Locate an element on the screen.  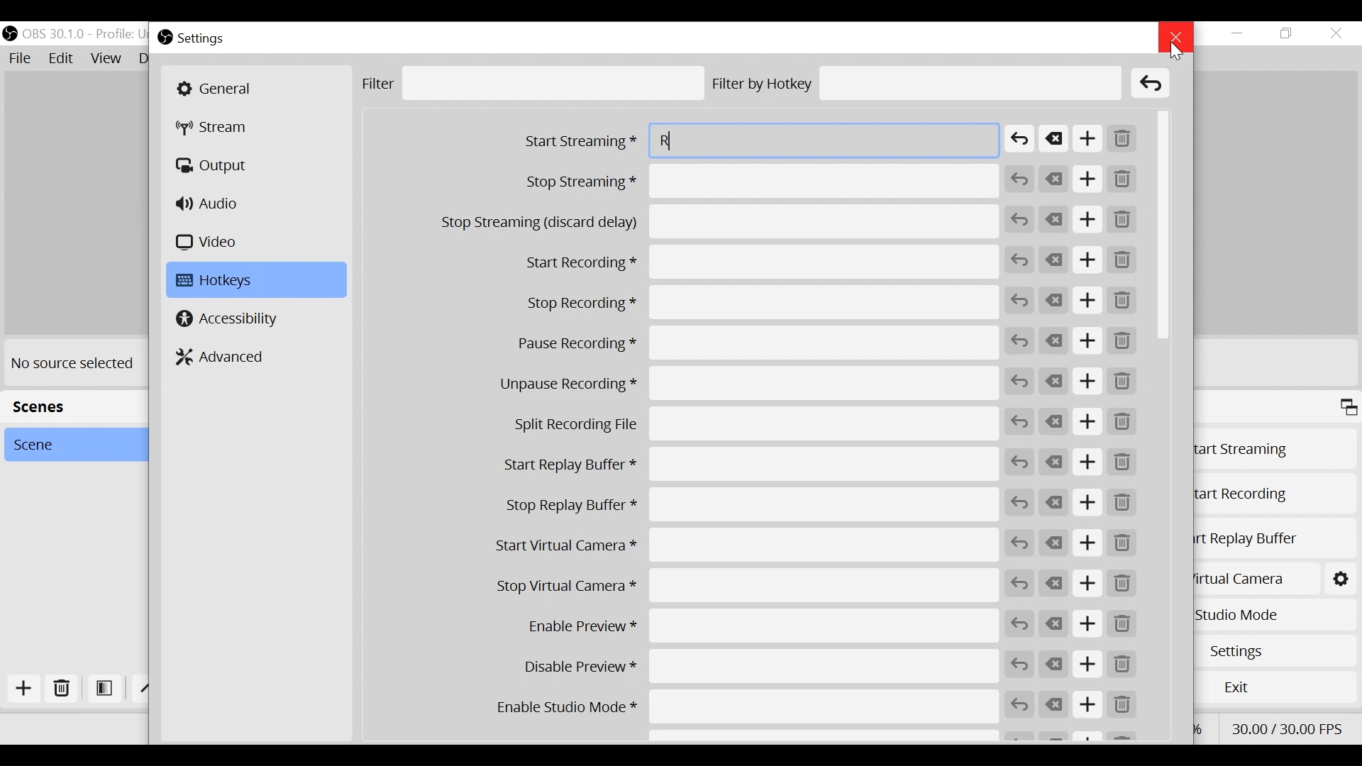
Remove is located at coordinates (1122, 626).